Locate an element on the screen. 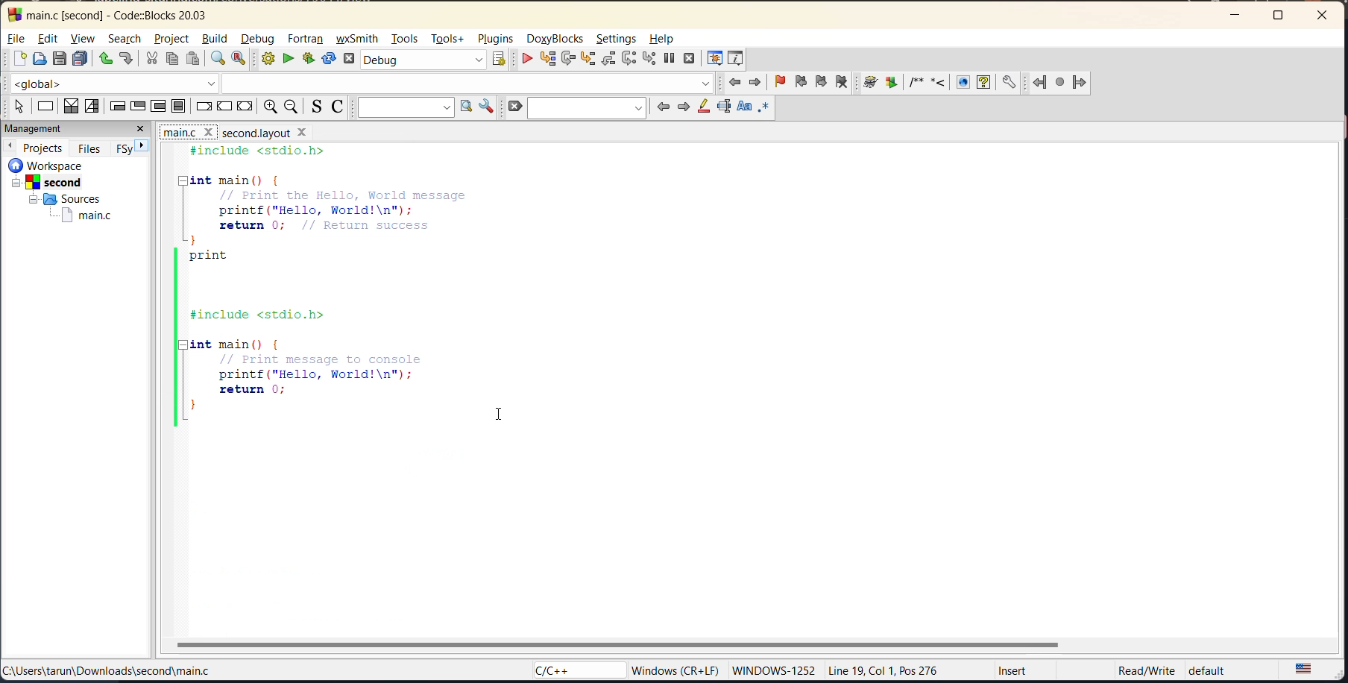 Image resolution: width=1348 pixels, height=683 pixels. various info is located at coordinates (737, 59).